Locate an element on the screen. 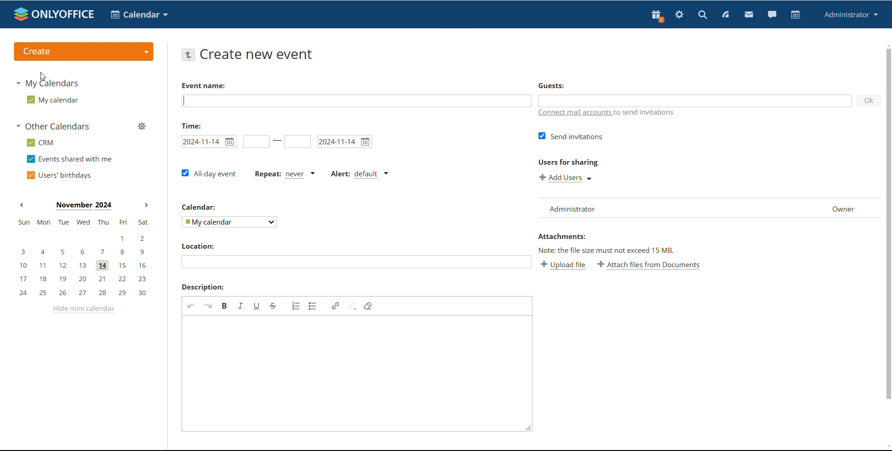 This screenshot has height=451, width=892. guests is located at coordinates (551, 85).